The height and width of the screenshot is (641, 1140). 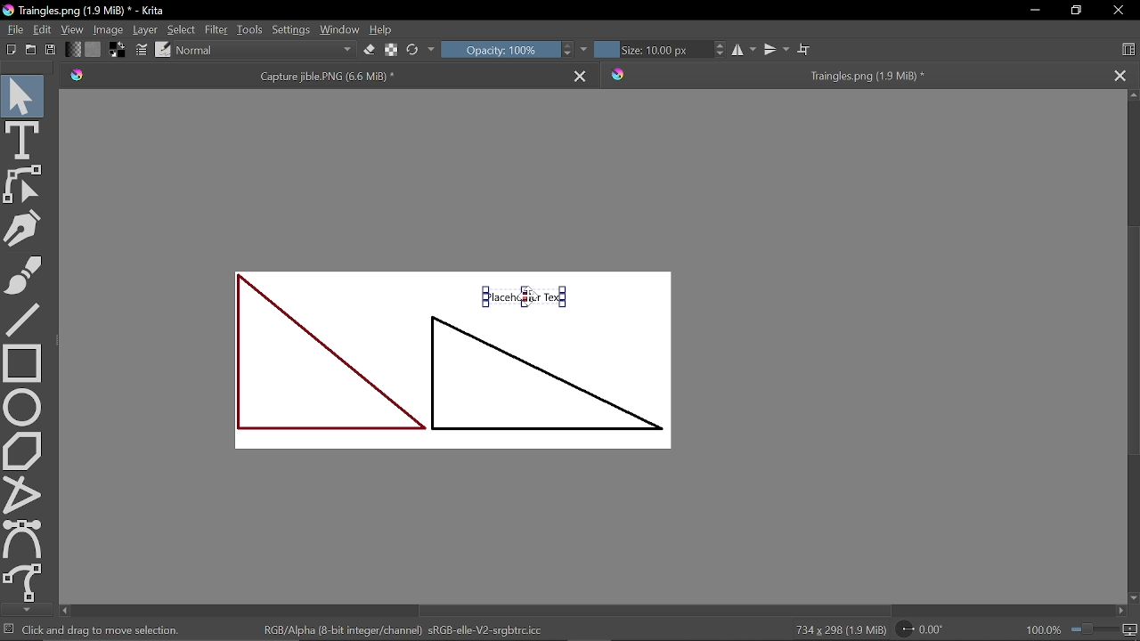 What do you see at coordinates (103, 629) in the screenshot?
I see `Click and drag to move selection.` at bounding box center [103, 629].